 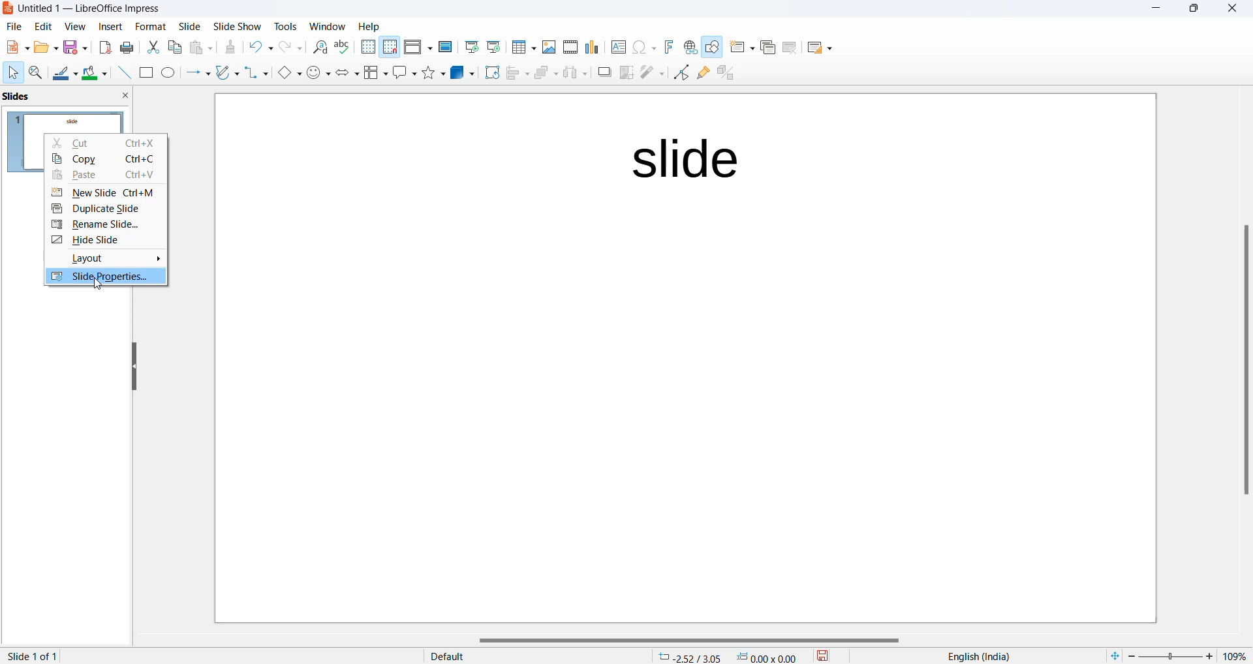 What do you see at coordinates (288, 74) in the screenshot?
I see `basic shapes` at bounding box center [288, 74].